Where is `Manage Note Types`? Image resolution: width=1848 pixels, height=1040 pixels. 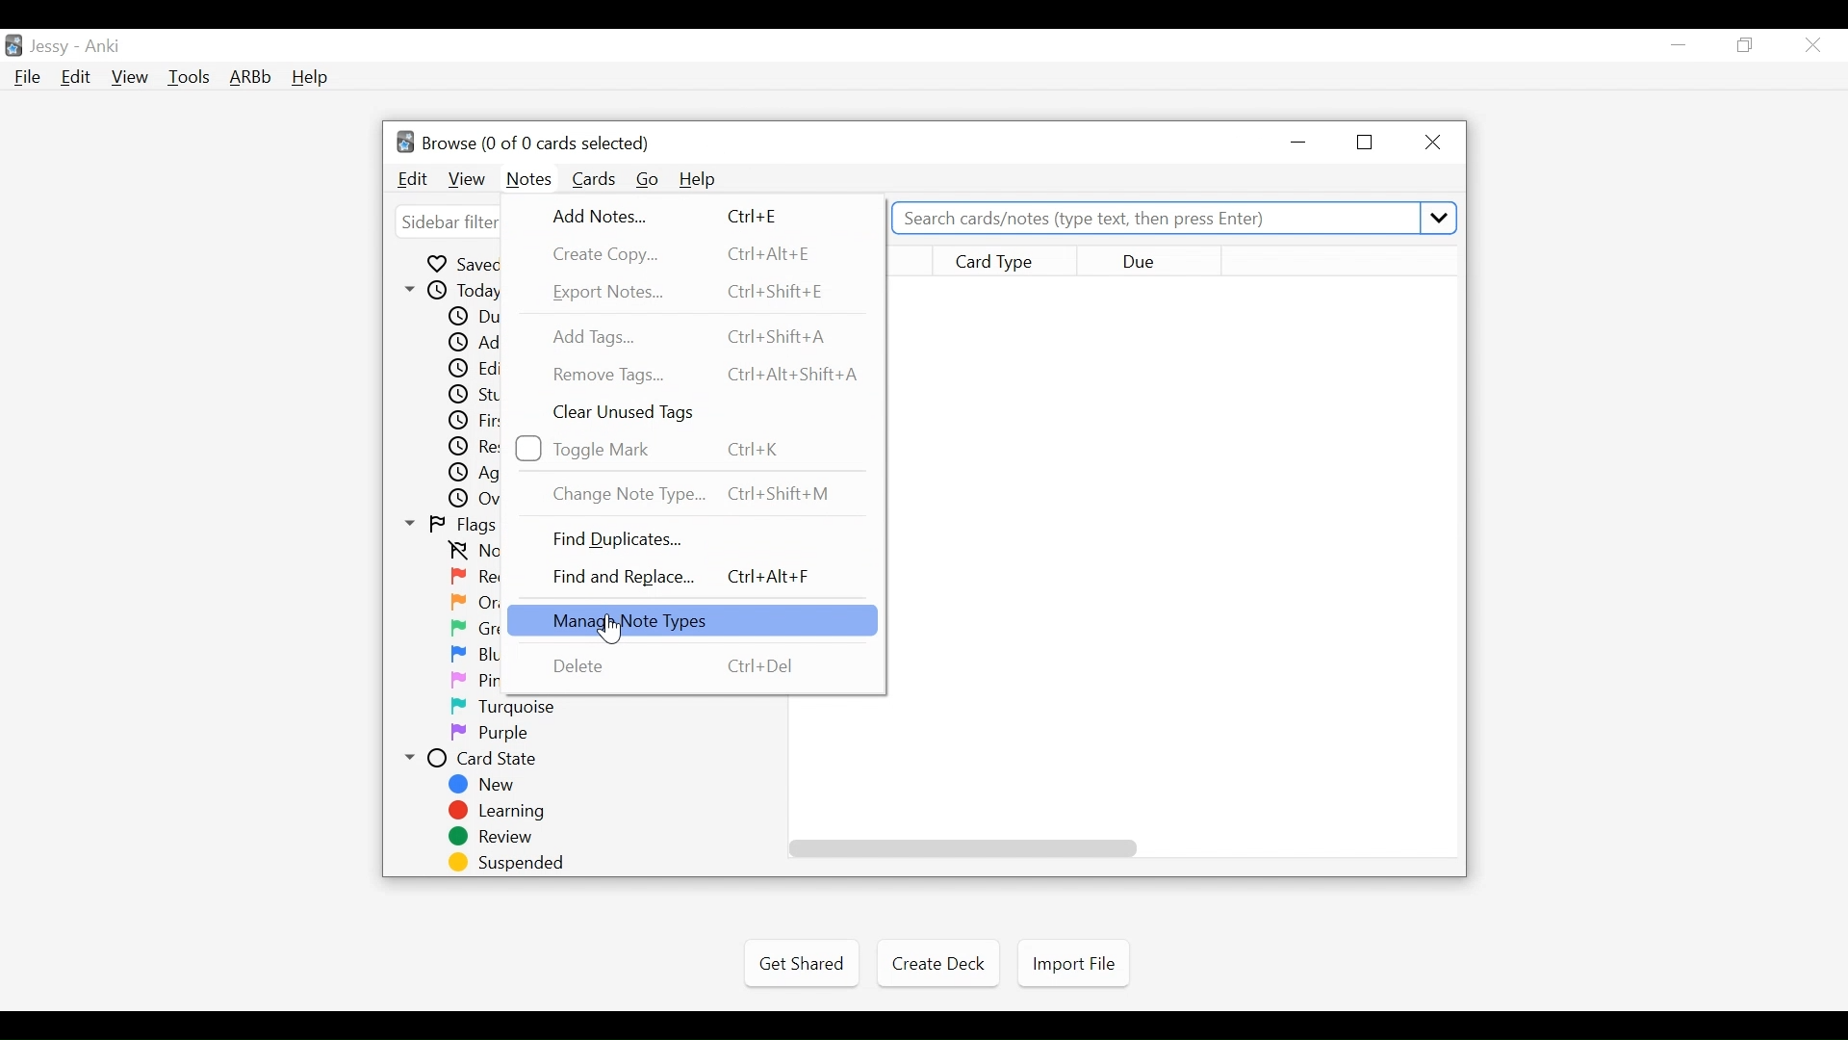 Manage Note Types is located at coordinates (690, 619).